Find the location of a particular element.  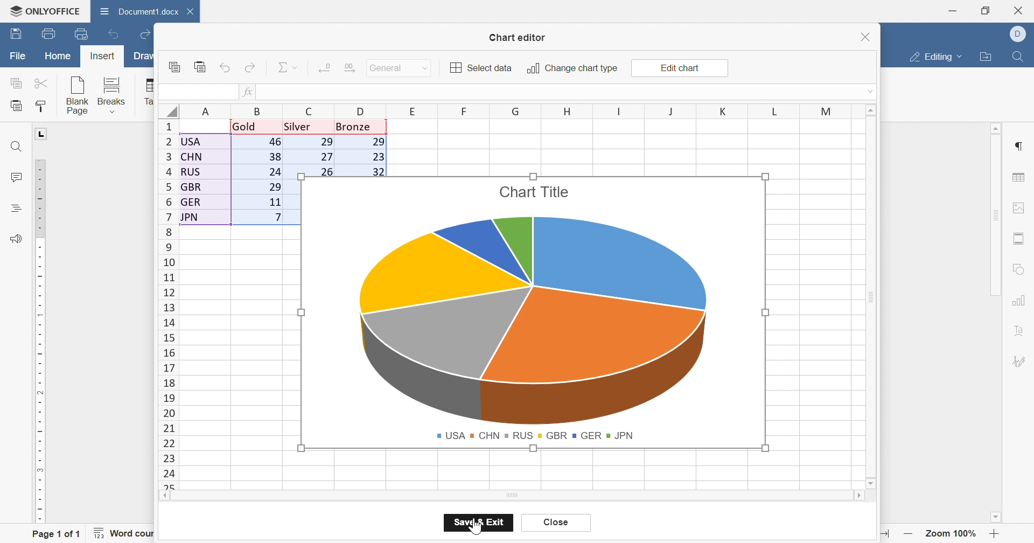

Spell Checking is located at coordinates (15, 208).